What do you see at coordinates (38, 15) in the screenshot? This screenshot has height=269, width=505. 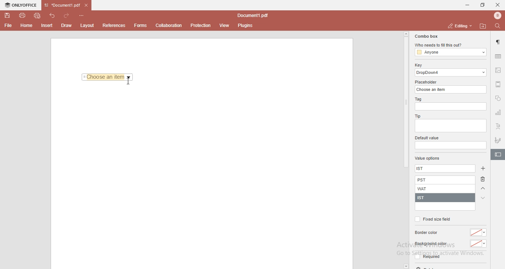 I see `quick print` at bounding box center [38, 15].